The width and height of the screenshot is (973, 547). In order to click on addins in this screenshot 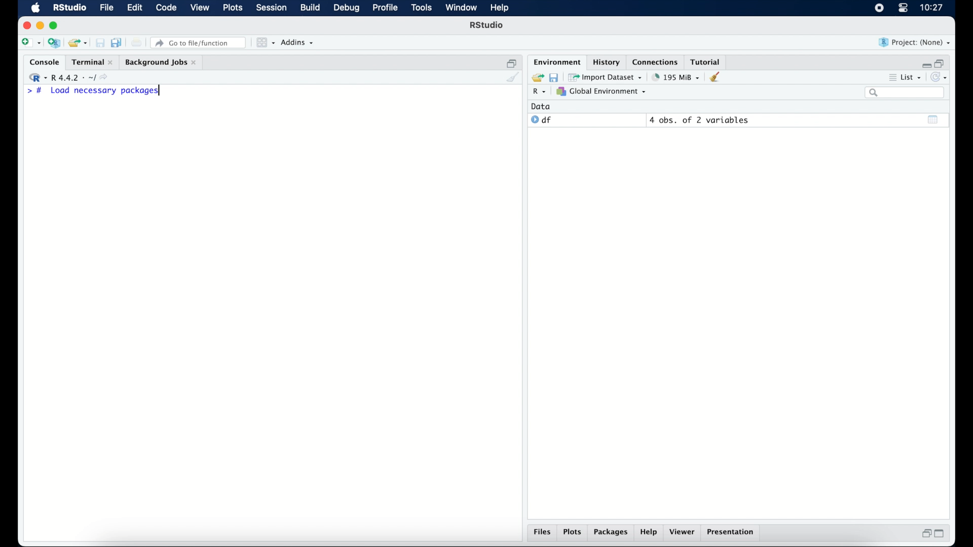, I will do `click(297, 43)`.